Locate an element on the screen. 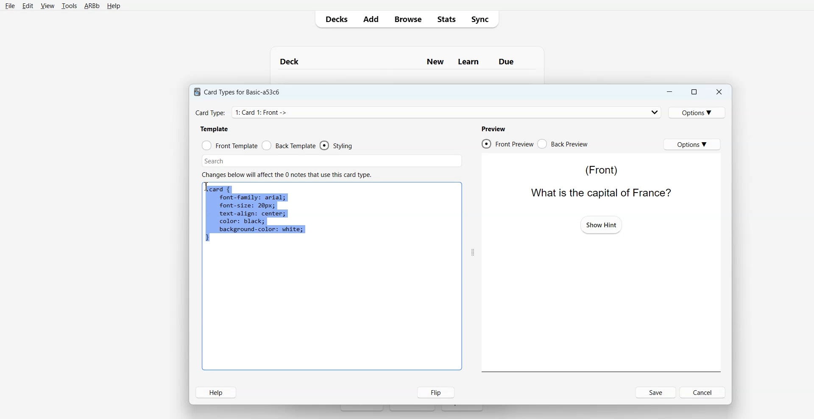 The height and width of the screenshot is (419, 814). Tools is located at coordinates (69, 6).